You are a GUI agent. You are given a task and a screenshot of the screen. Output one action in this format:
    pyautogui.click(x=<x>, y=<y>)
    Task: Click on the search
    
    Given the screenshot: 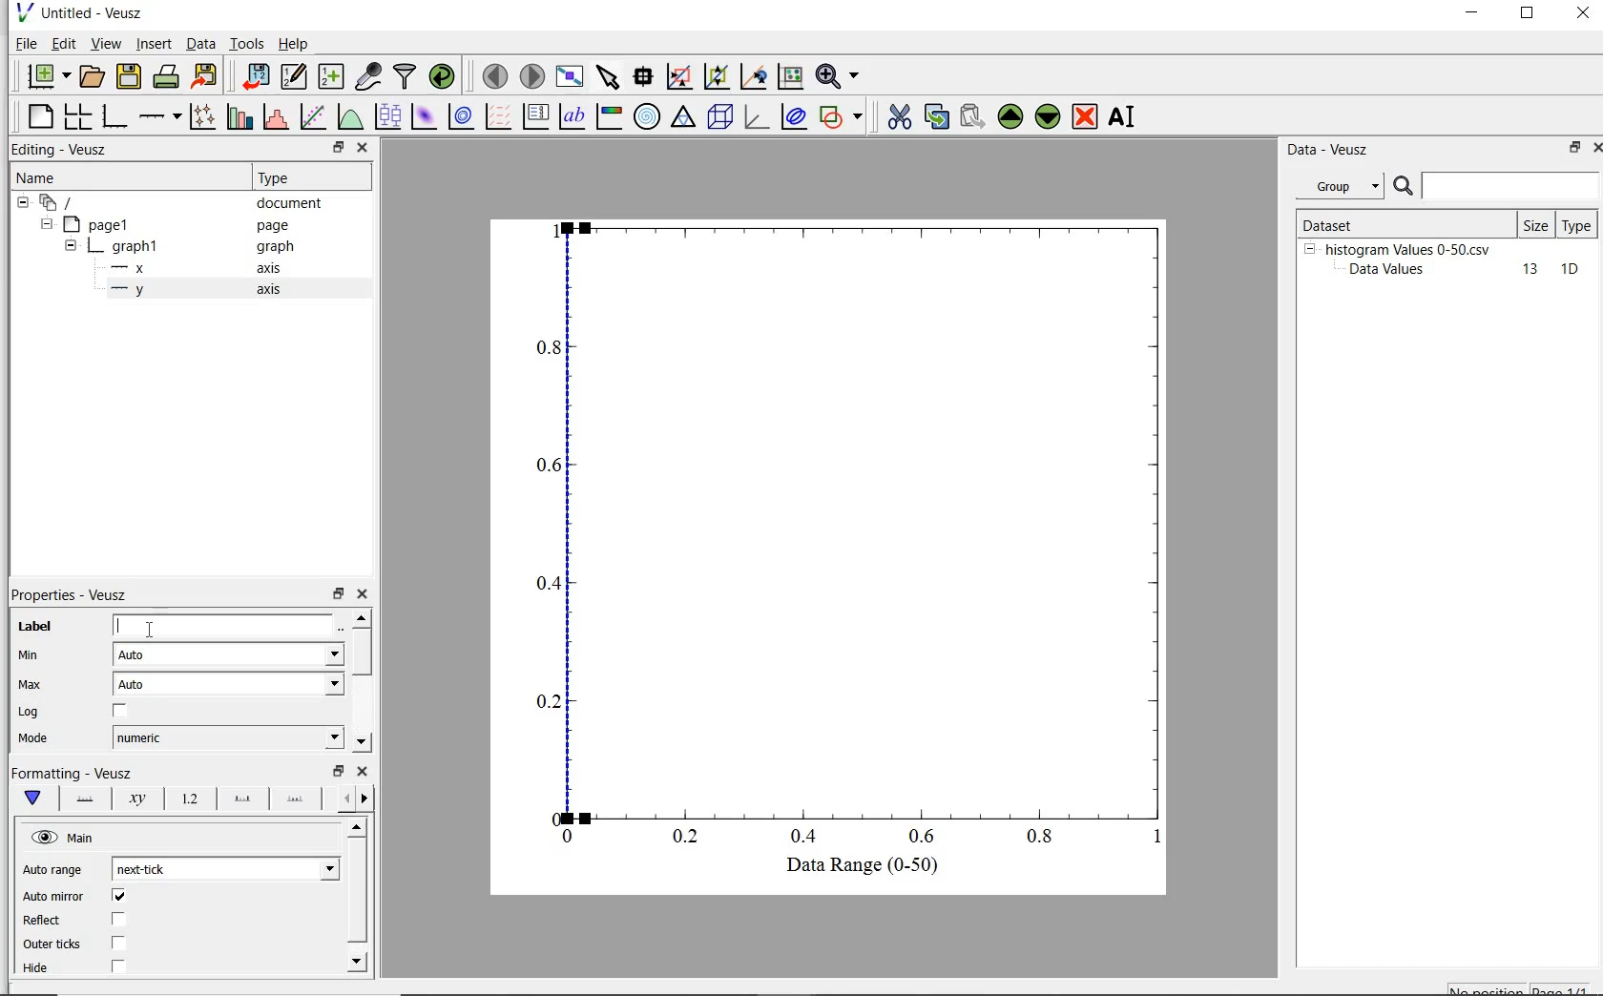 What is the action you would take?
    pyautogui.click(x=1405, y=187)
    